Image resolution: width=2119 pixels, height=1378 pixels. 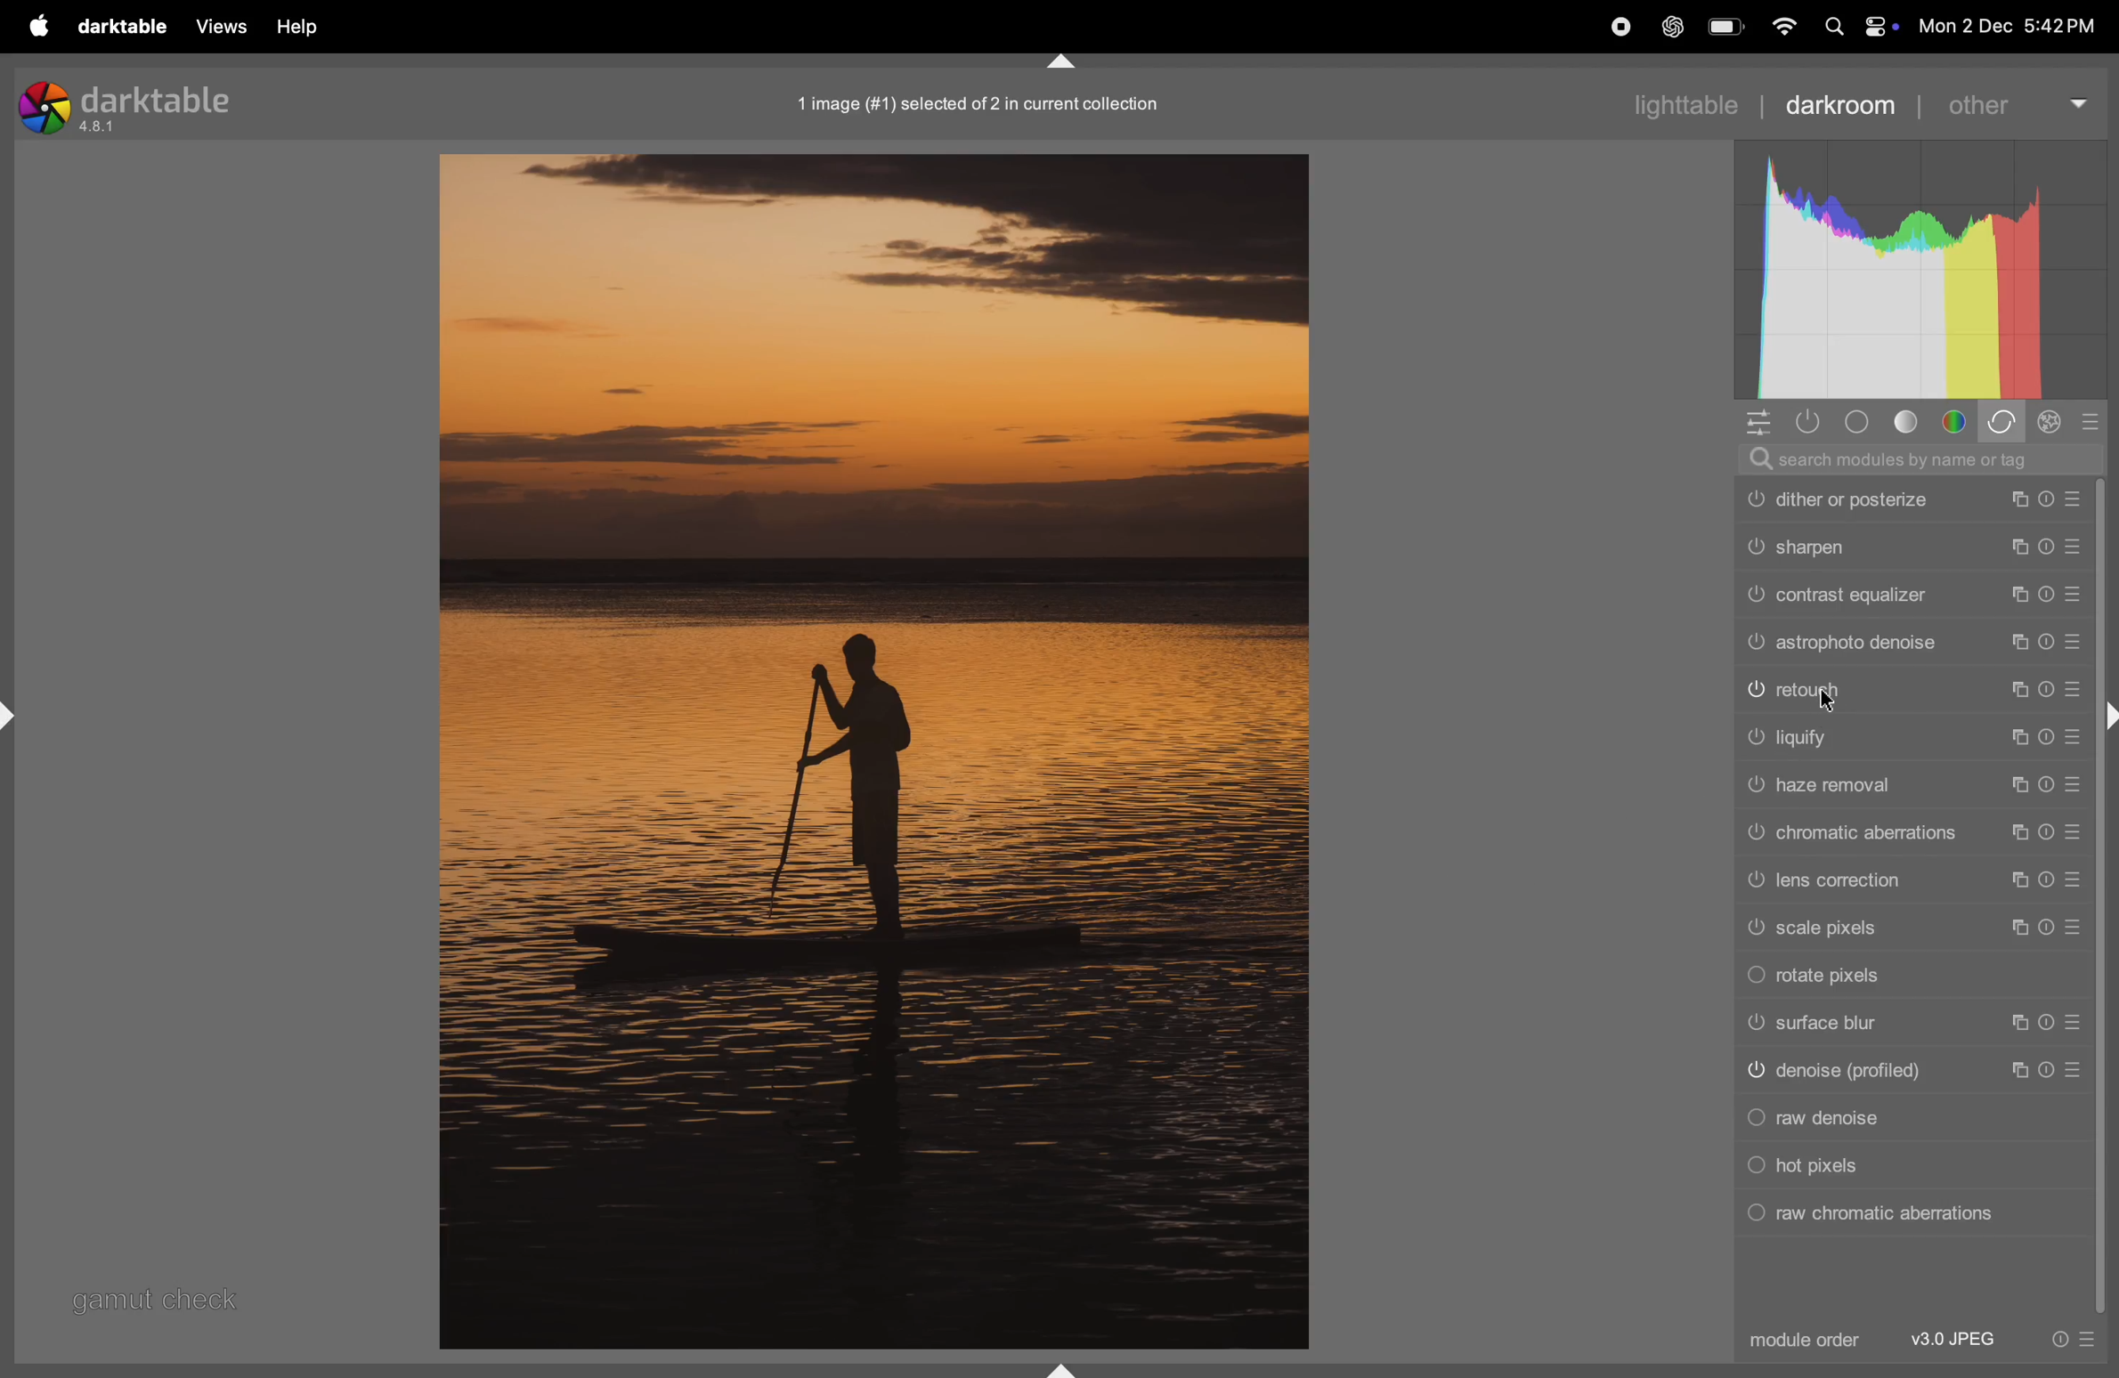 I want to click on chatgpt, so click(x=1675, y=27).